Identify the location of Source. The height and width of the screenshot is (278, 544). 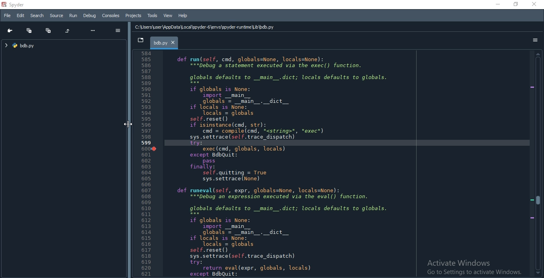
(56, 16).